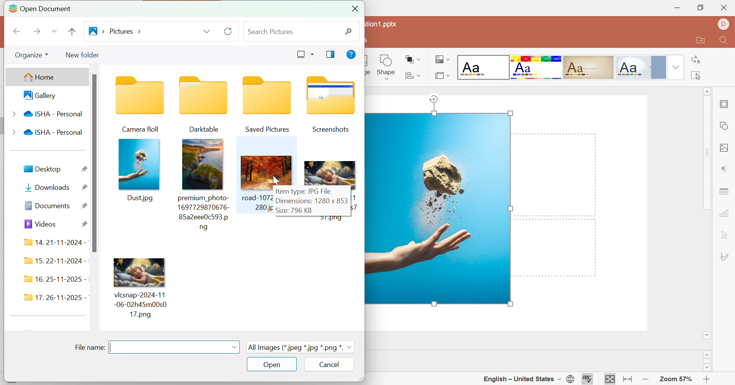 The image size is (735, 385). Describe the element at coordinates (41, 8) in the screenshot. I see `Open document` at that location.